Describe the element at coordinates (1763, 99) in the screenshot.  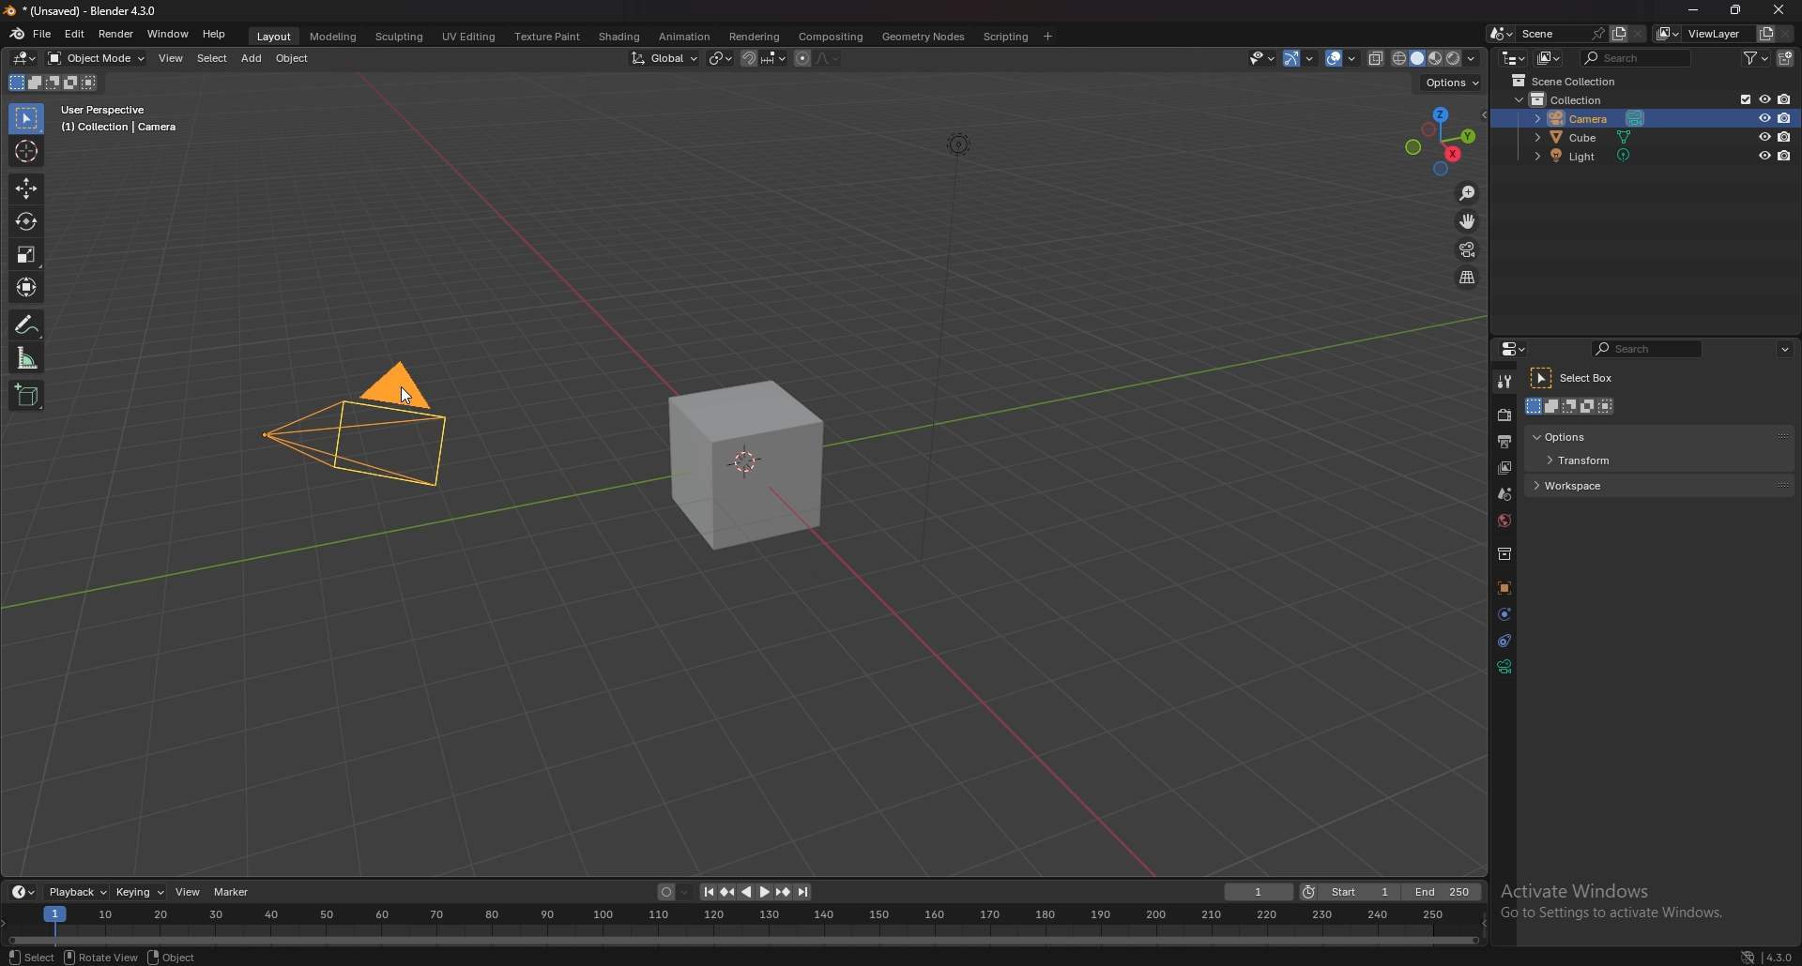
I see `hide in viewport` at that location.